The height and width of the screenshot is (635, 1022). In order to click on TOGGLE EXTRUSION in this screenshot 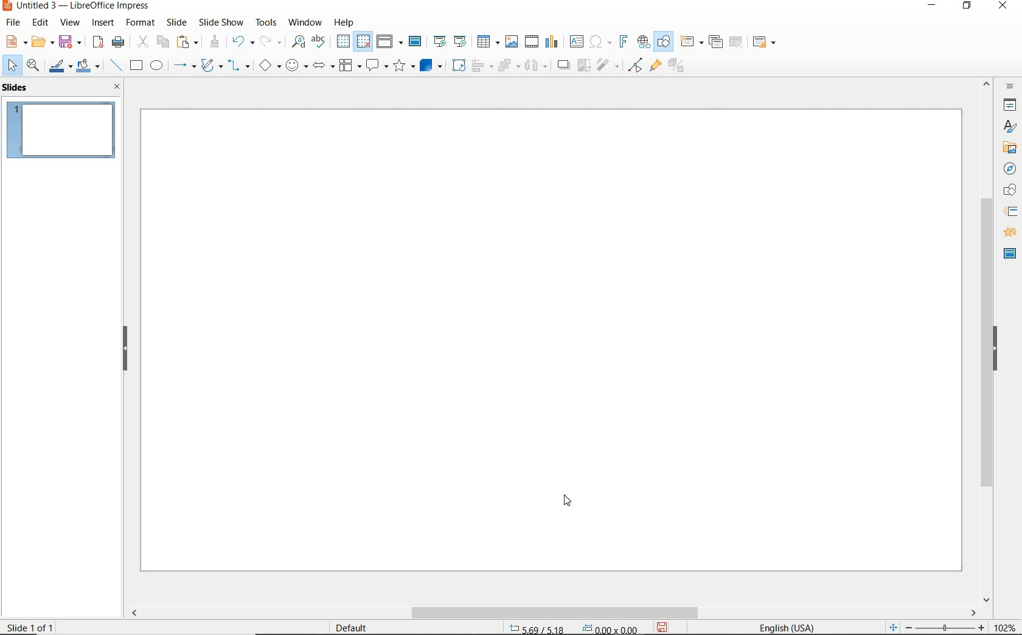, I will do `click(676, 67)`.